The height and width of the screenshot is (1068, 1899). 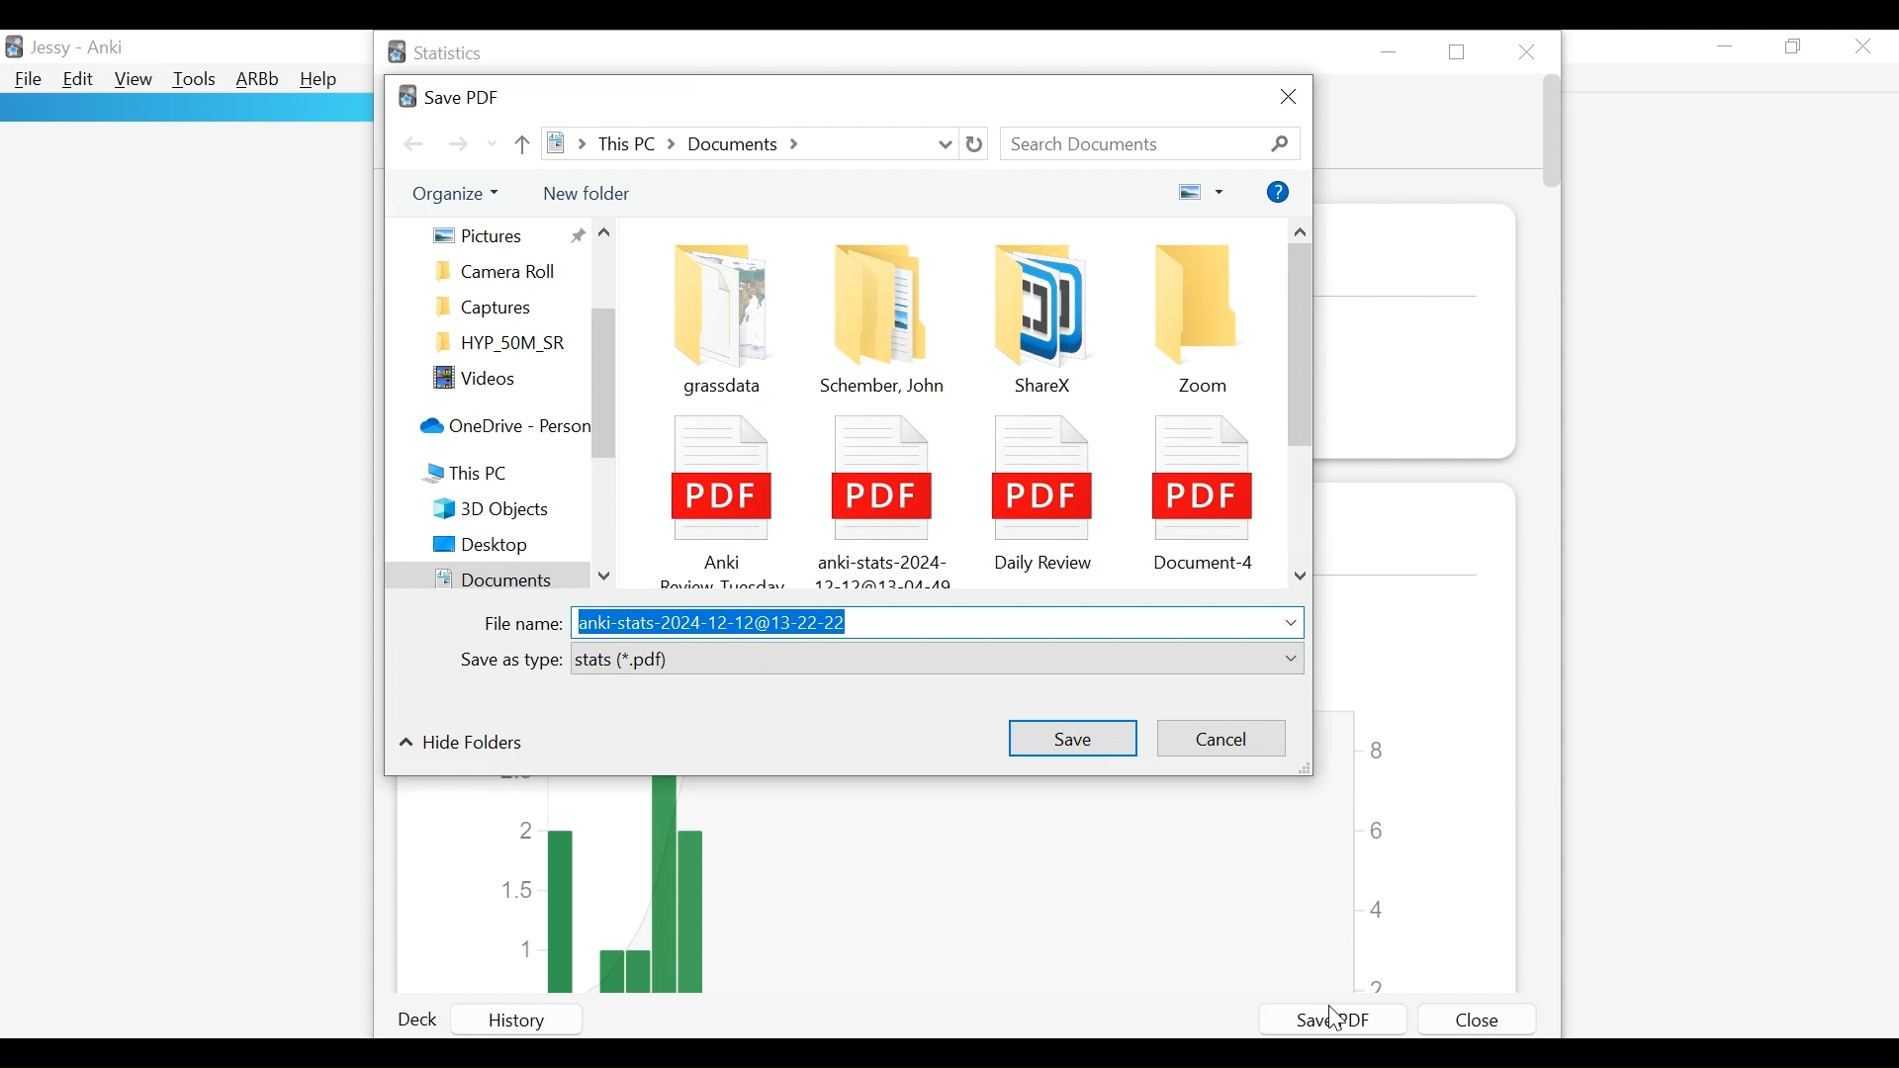 I want to click on Folder, so click(x=1032, y=312).